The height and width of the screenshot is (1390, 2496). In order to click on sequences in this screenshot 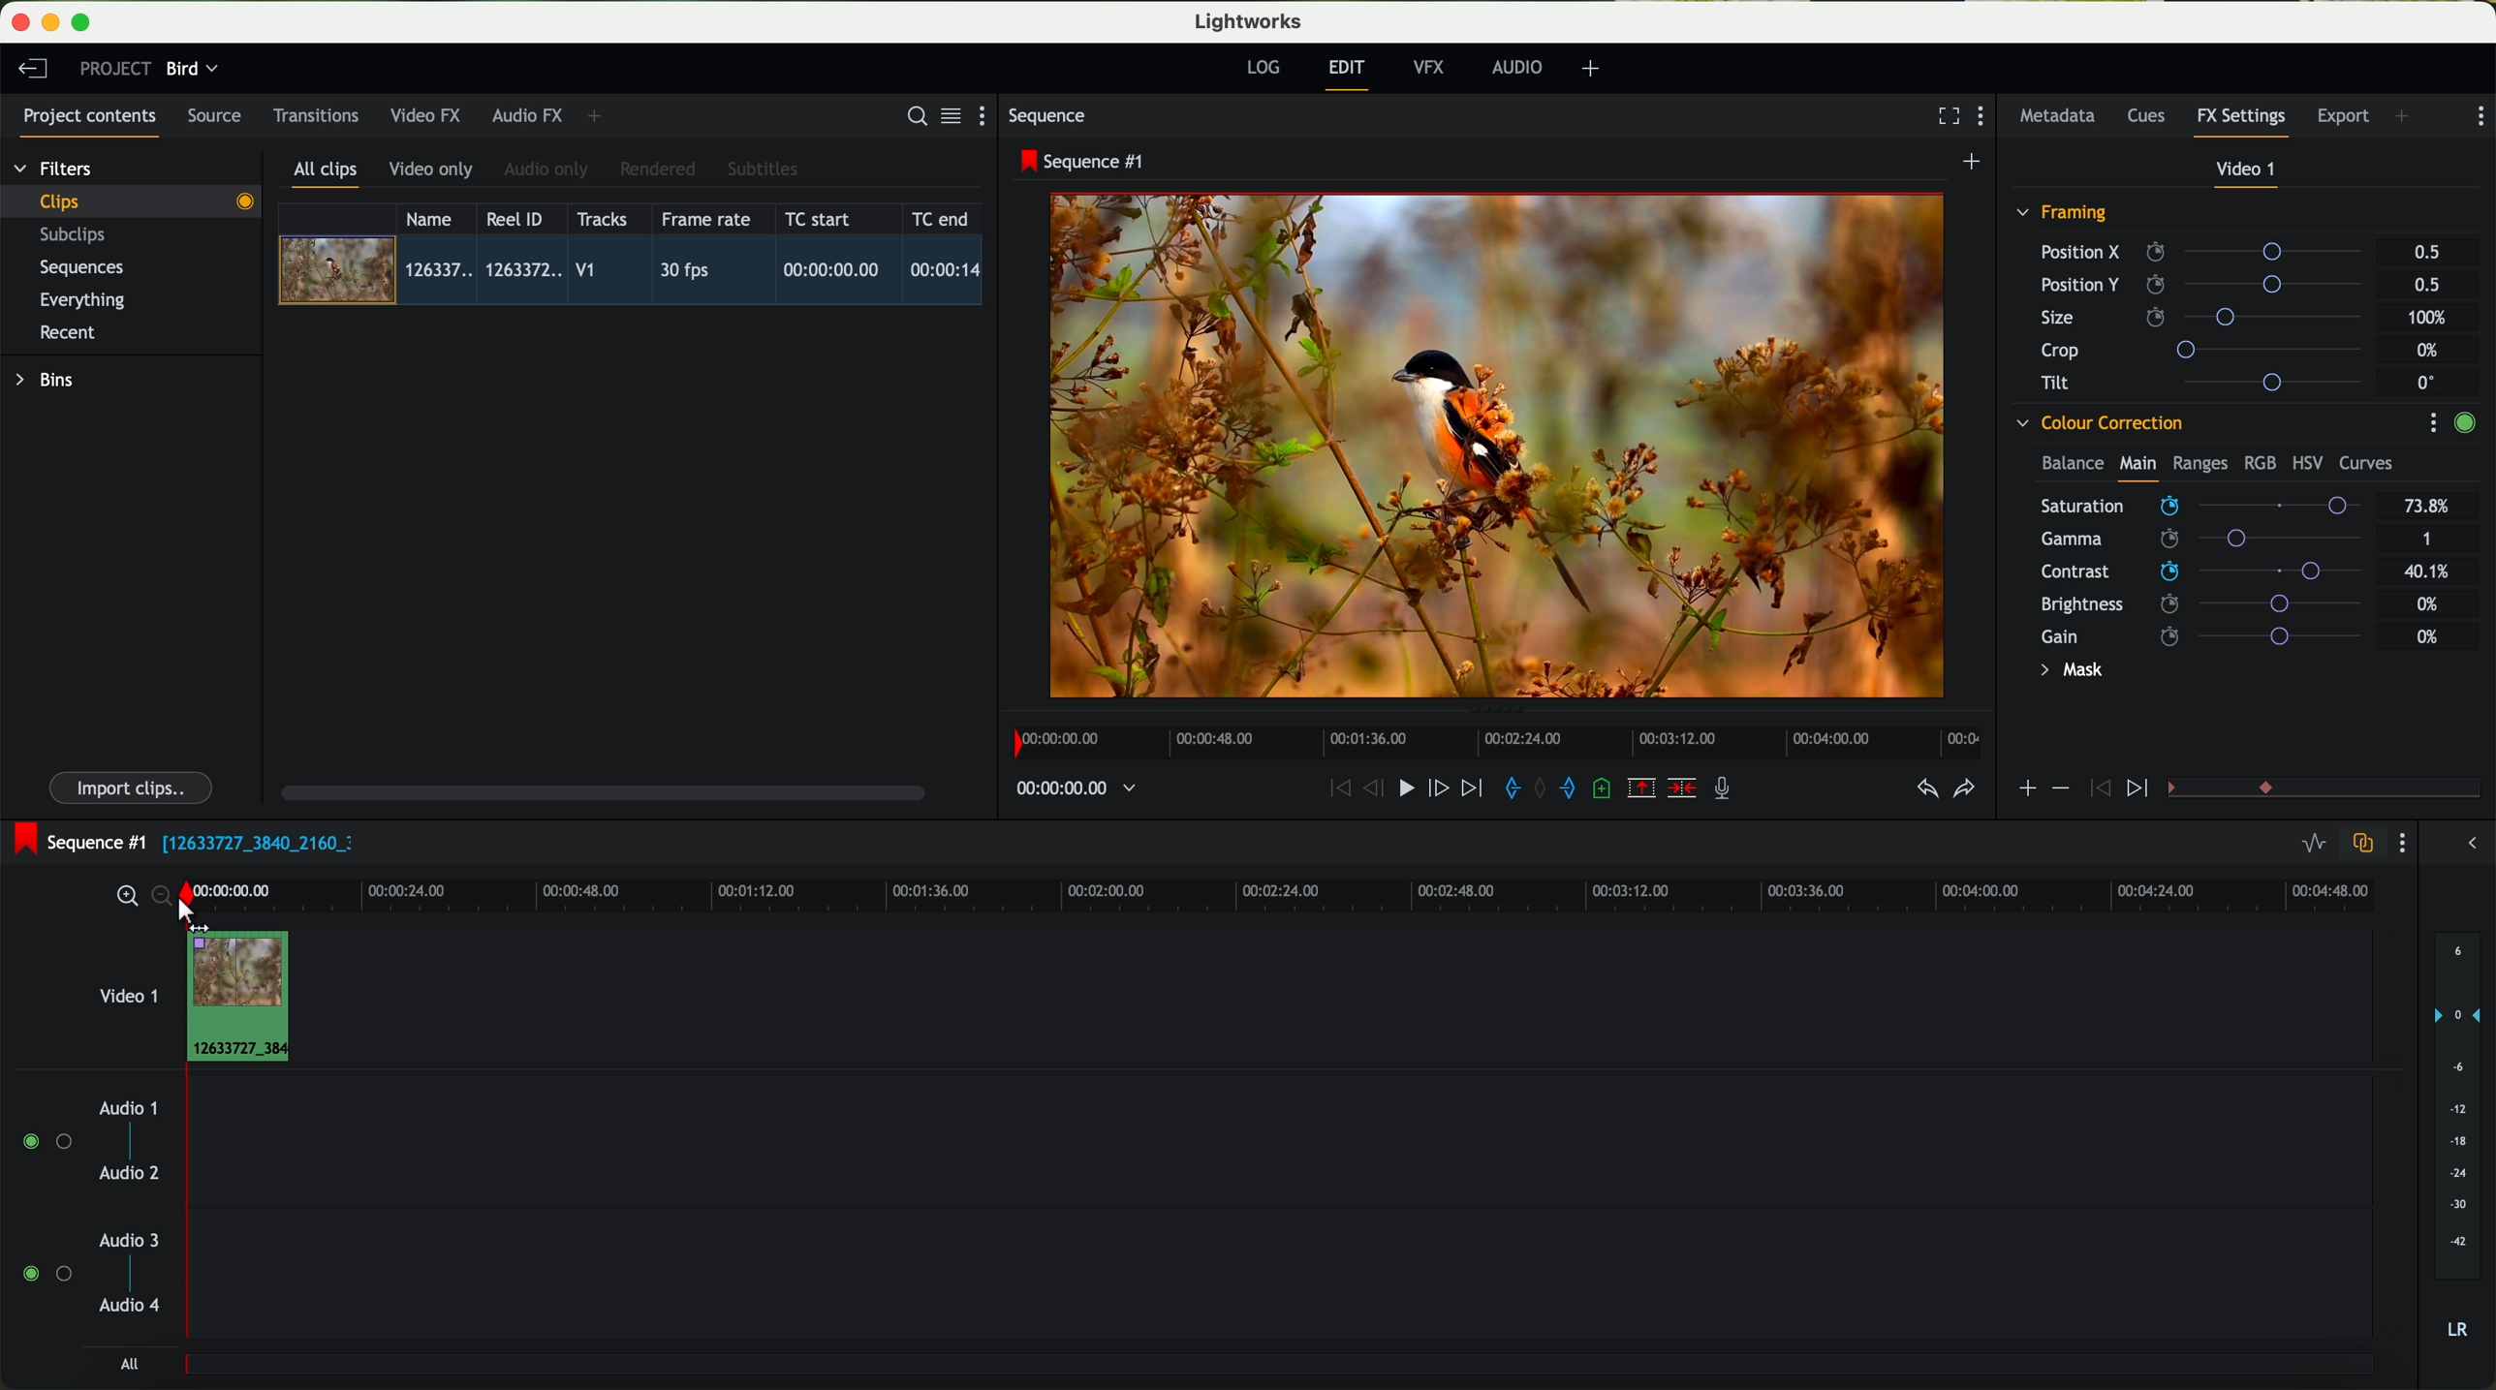, I will do `click(81, 268)`.